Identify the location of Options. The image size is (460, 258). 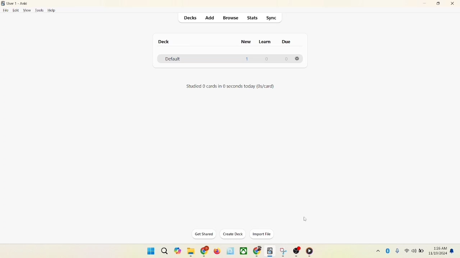
(298, 59).